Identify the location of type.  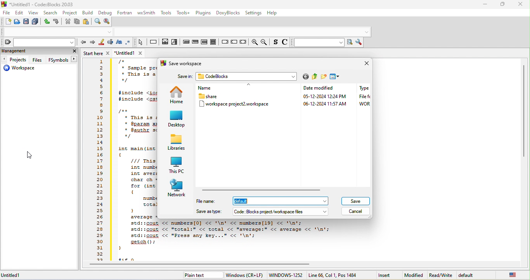
(363, 97).